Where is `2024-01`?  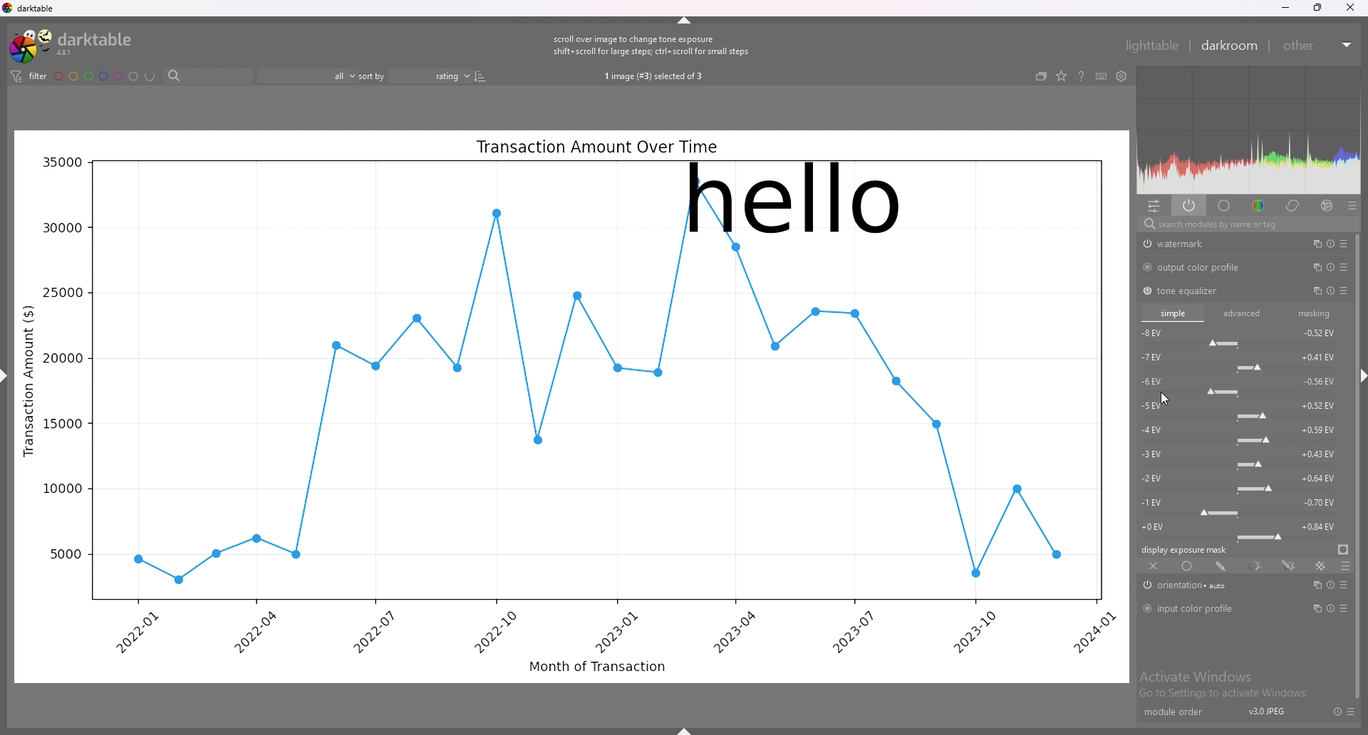 2024-01 is located at coordinates (1093, 632).